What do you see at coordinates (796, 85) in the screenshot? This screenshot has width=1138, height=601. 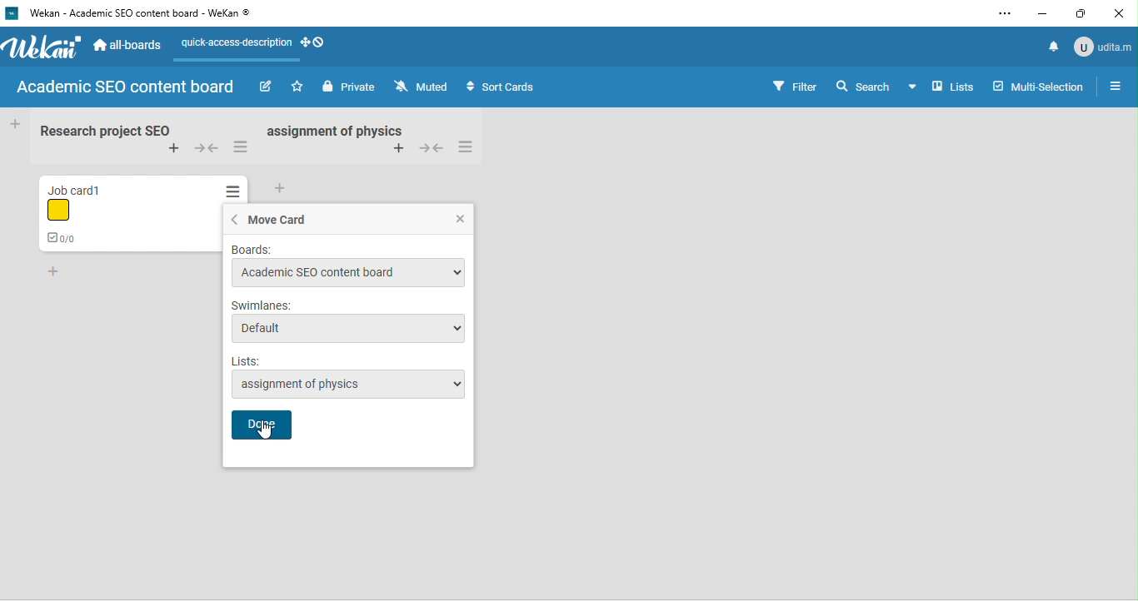 I see `filter` at bounding box center [796, 85].